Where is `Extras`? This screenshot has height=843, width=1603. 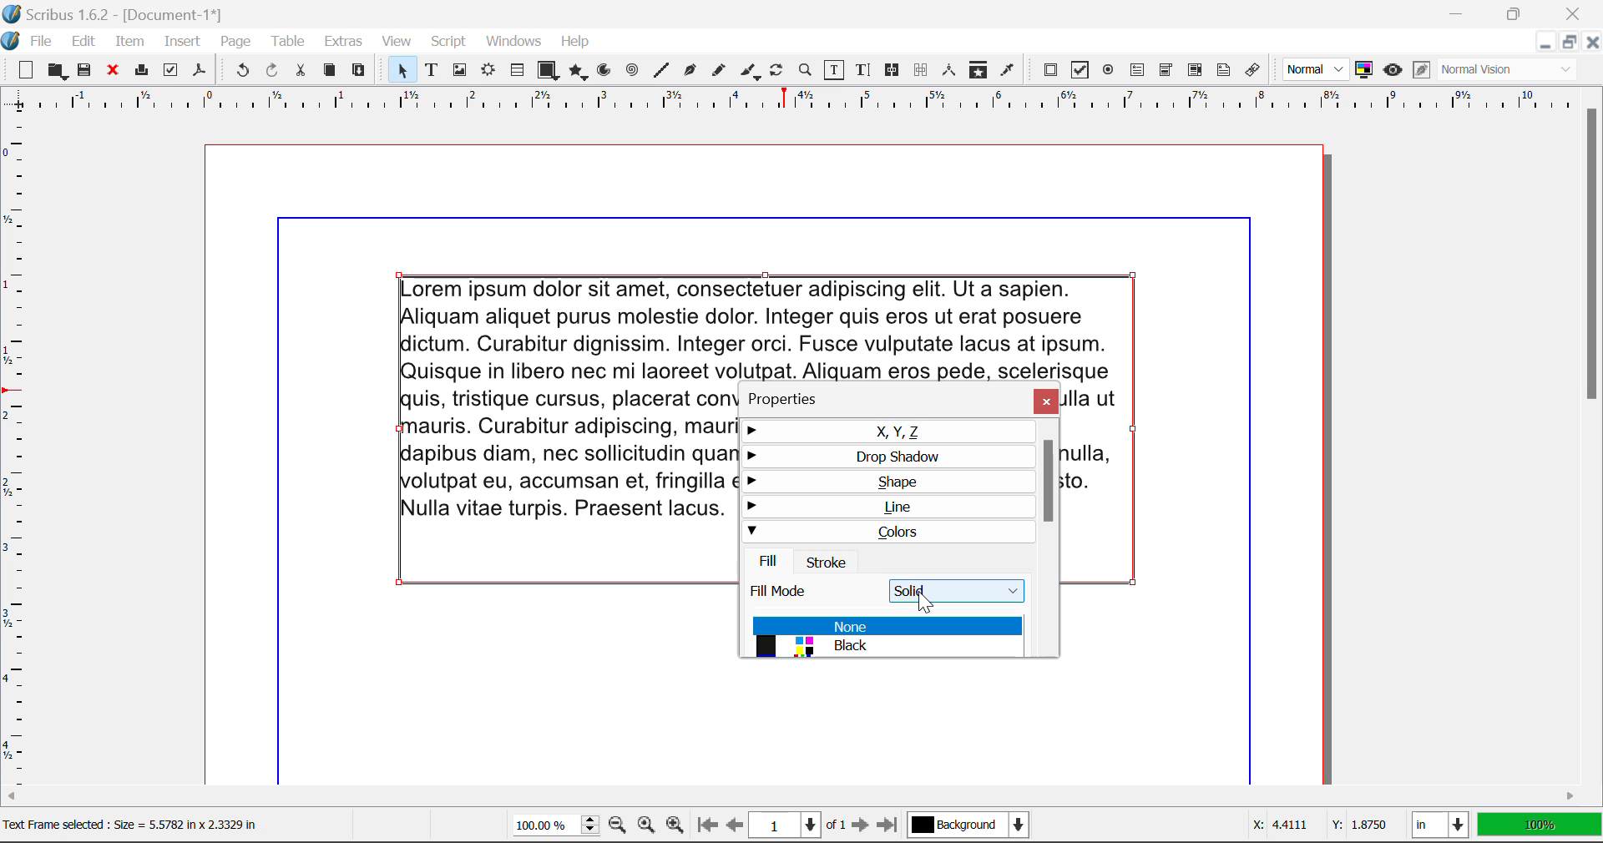 Extras is located at coordinates (346, 42).